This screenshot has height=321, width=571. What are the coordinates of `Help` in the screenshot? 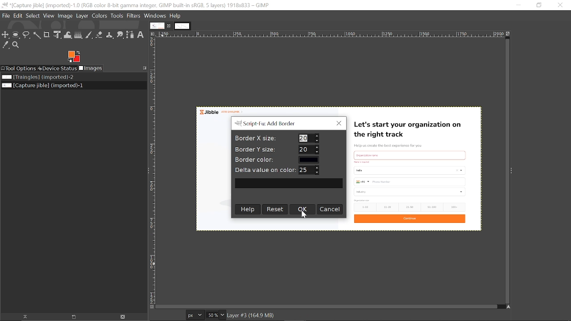 It's located at (175, 16).